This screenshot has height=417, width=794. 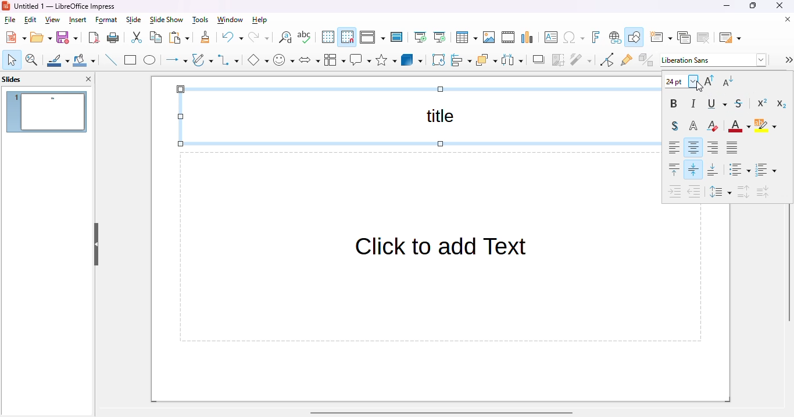 I want to click on center vertically, so click(x=693, y=170).